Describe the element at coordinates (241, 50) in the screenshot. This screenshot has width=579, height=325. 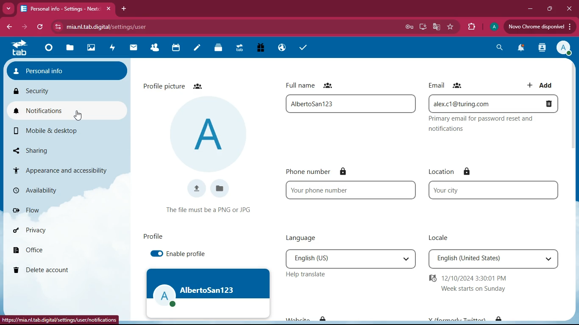
I see `tab` at that location.